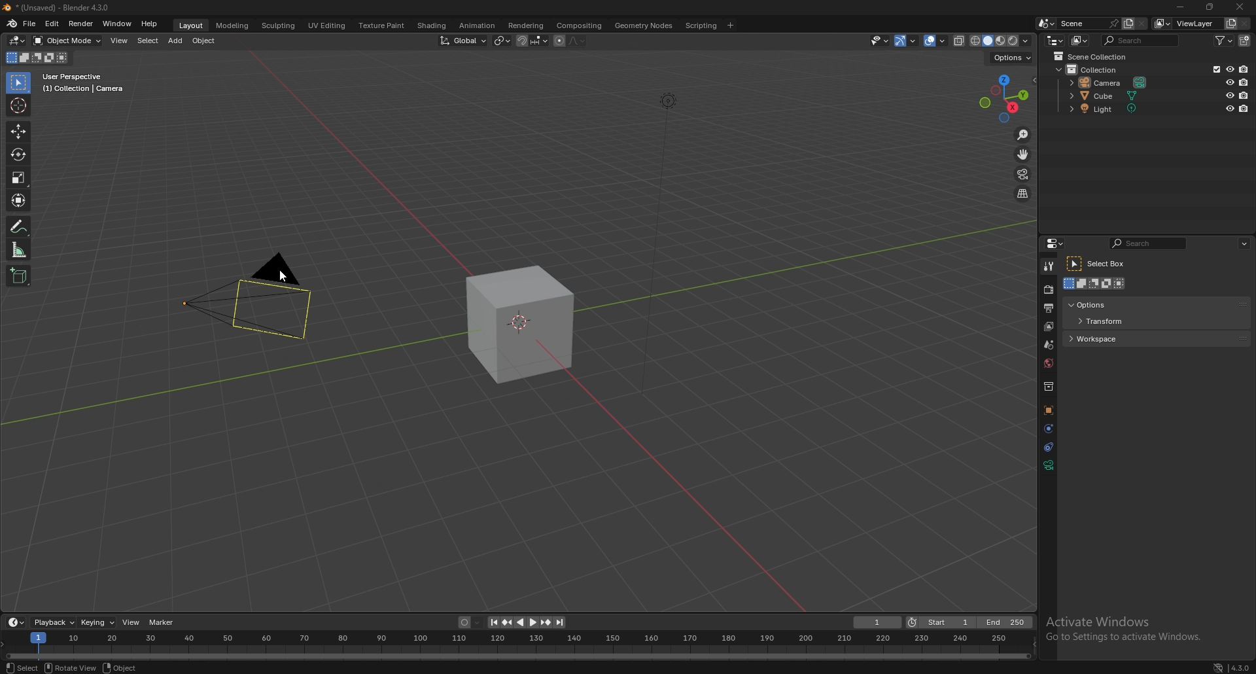 The image size is (1256, 674). Describe the element at coordinates (1049, 446) in the screenshot. I see `constraints` at that location.